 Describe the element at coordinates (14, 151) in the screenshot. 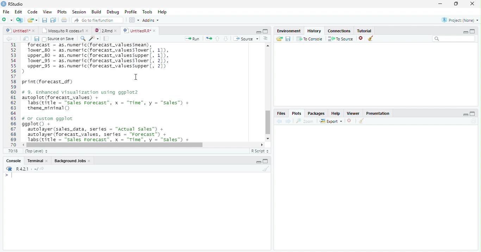

I see `1:1` at that location.